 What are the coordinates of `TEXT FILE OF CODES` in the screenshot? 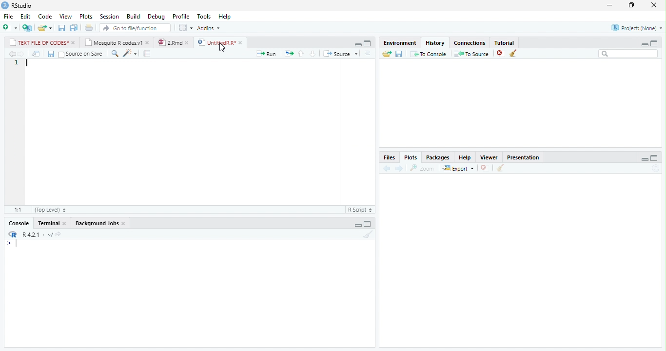 It's located at (37, 42).